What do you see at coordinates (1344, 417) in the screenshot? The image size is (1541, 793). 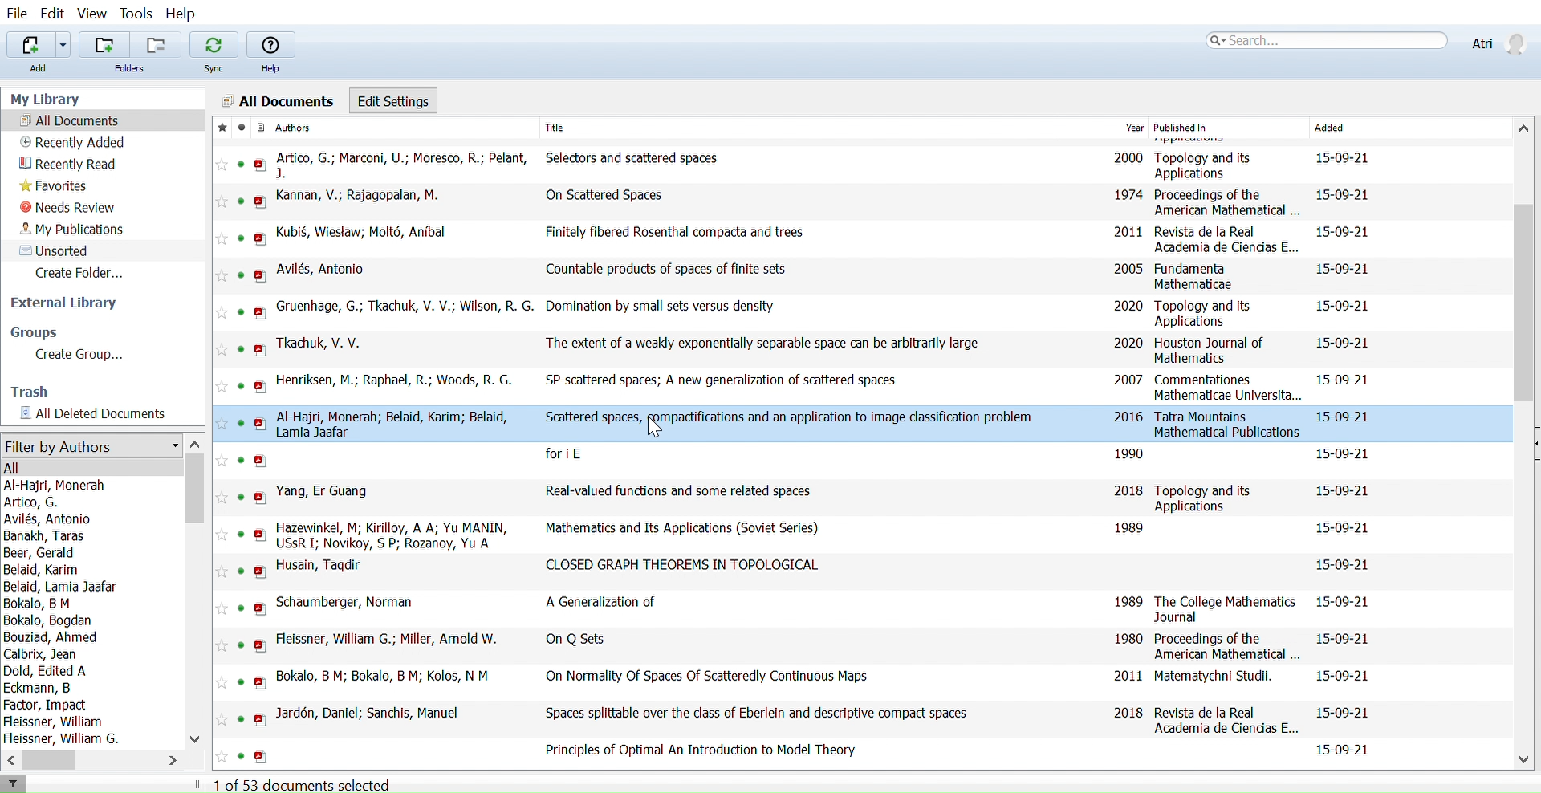 I see `15-09-21` at bounding box center [1344, 417].